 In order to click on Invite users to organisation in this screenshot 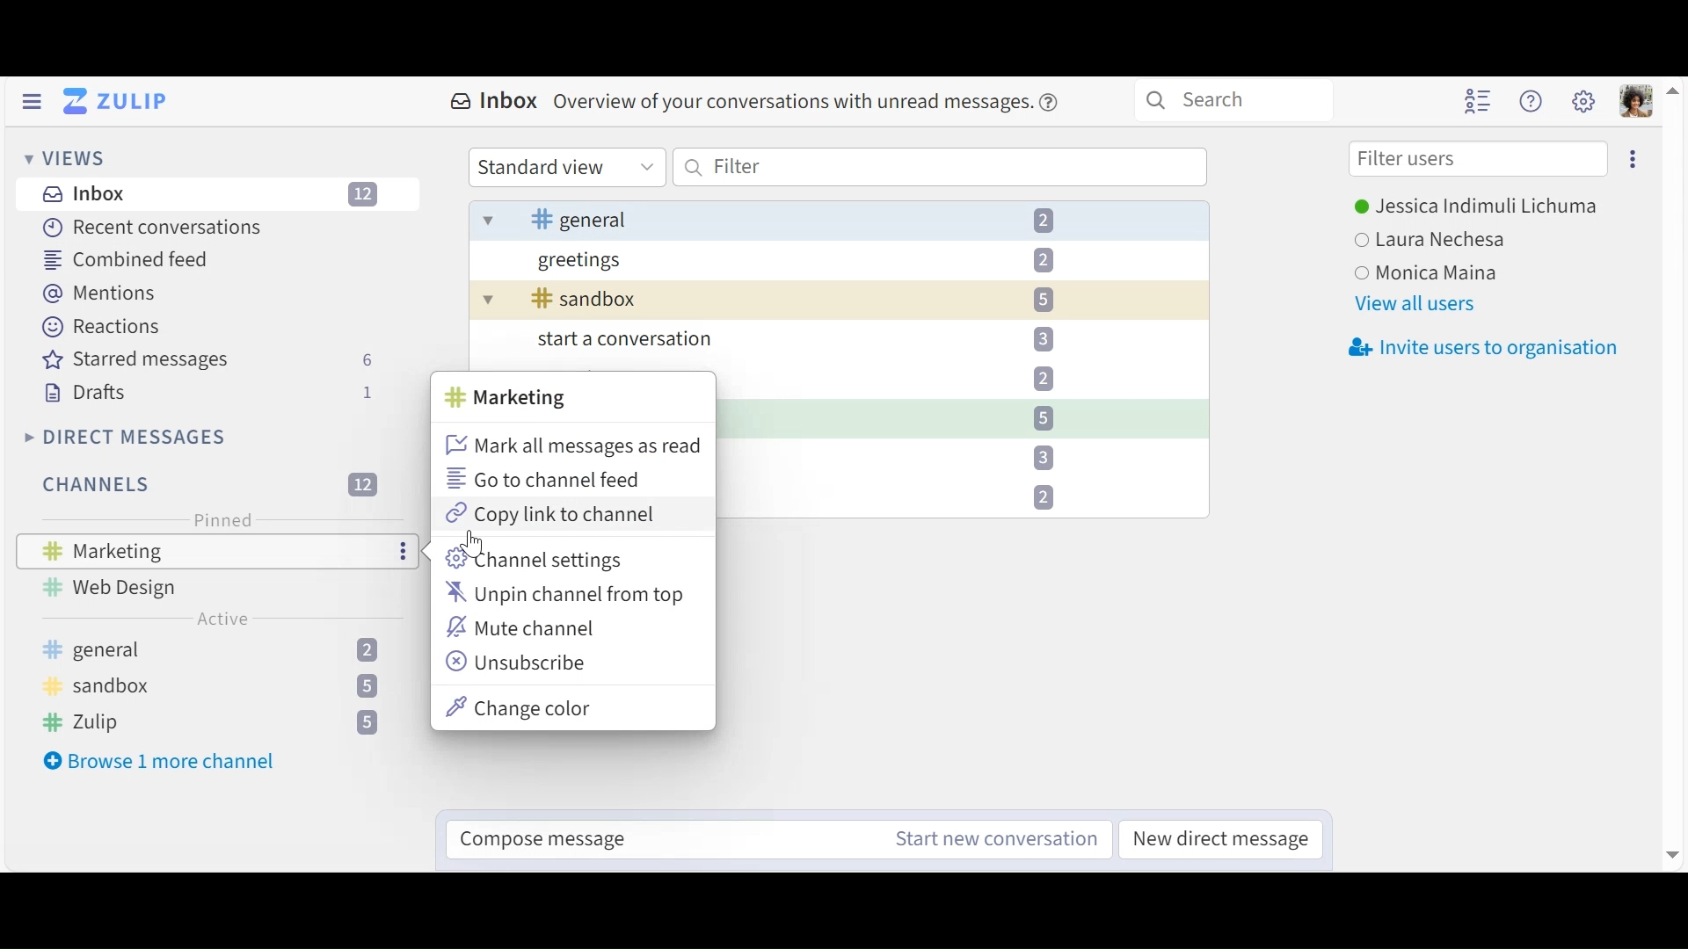, I will do `click(1486, 345)`.